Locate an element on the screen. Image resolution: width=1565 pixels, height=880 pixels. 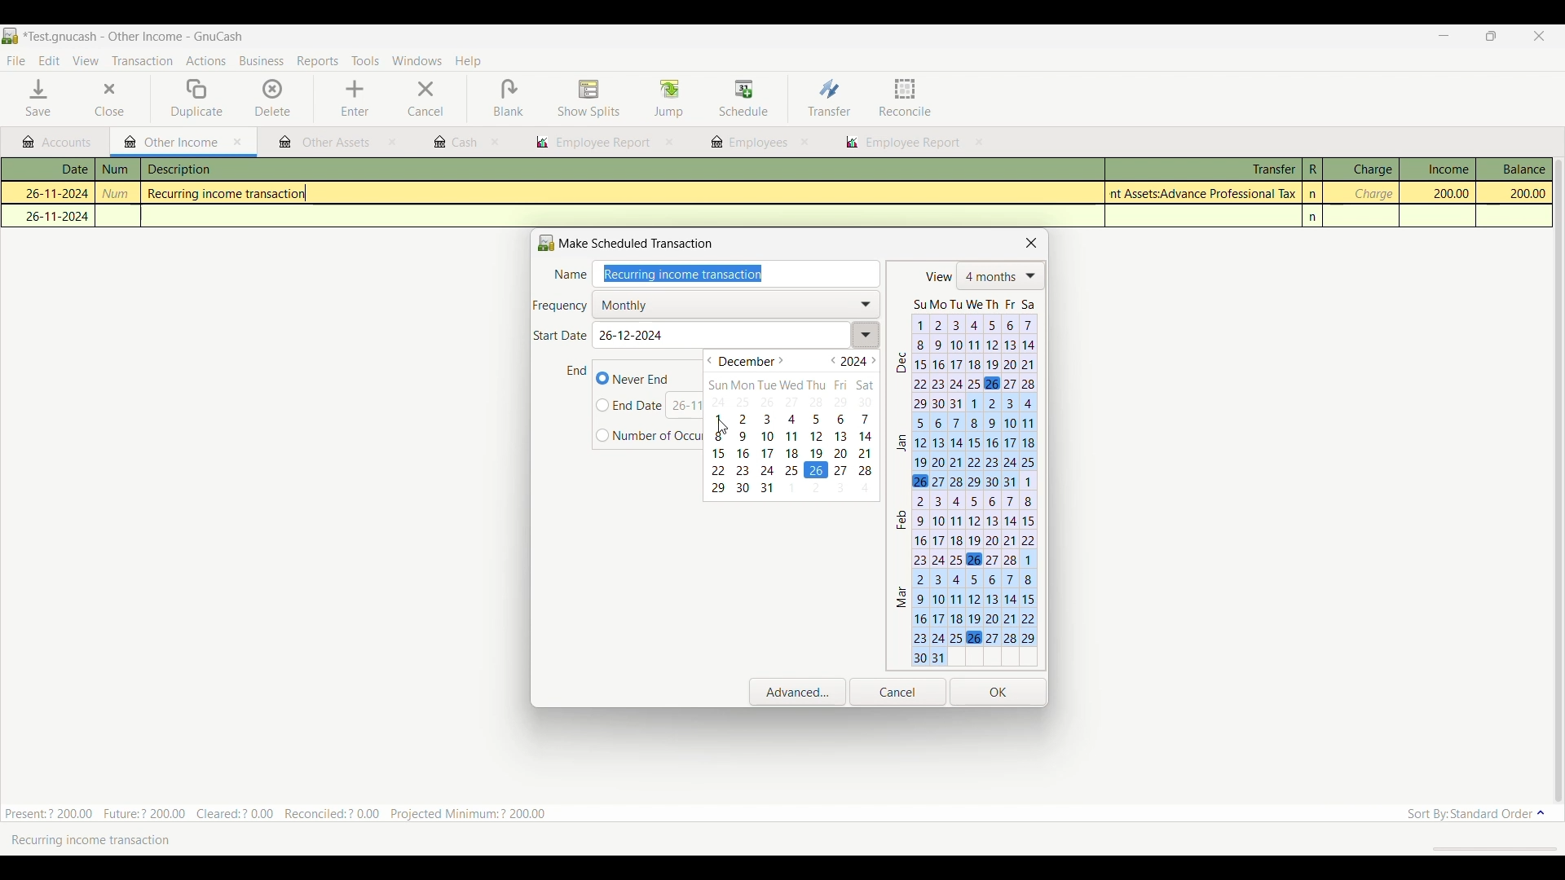
Windows menu is located at coordinates (417, 61).